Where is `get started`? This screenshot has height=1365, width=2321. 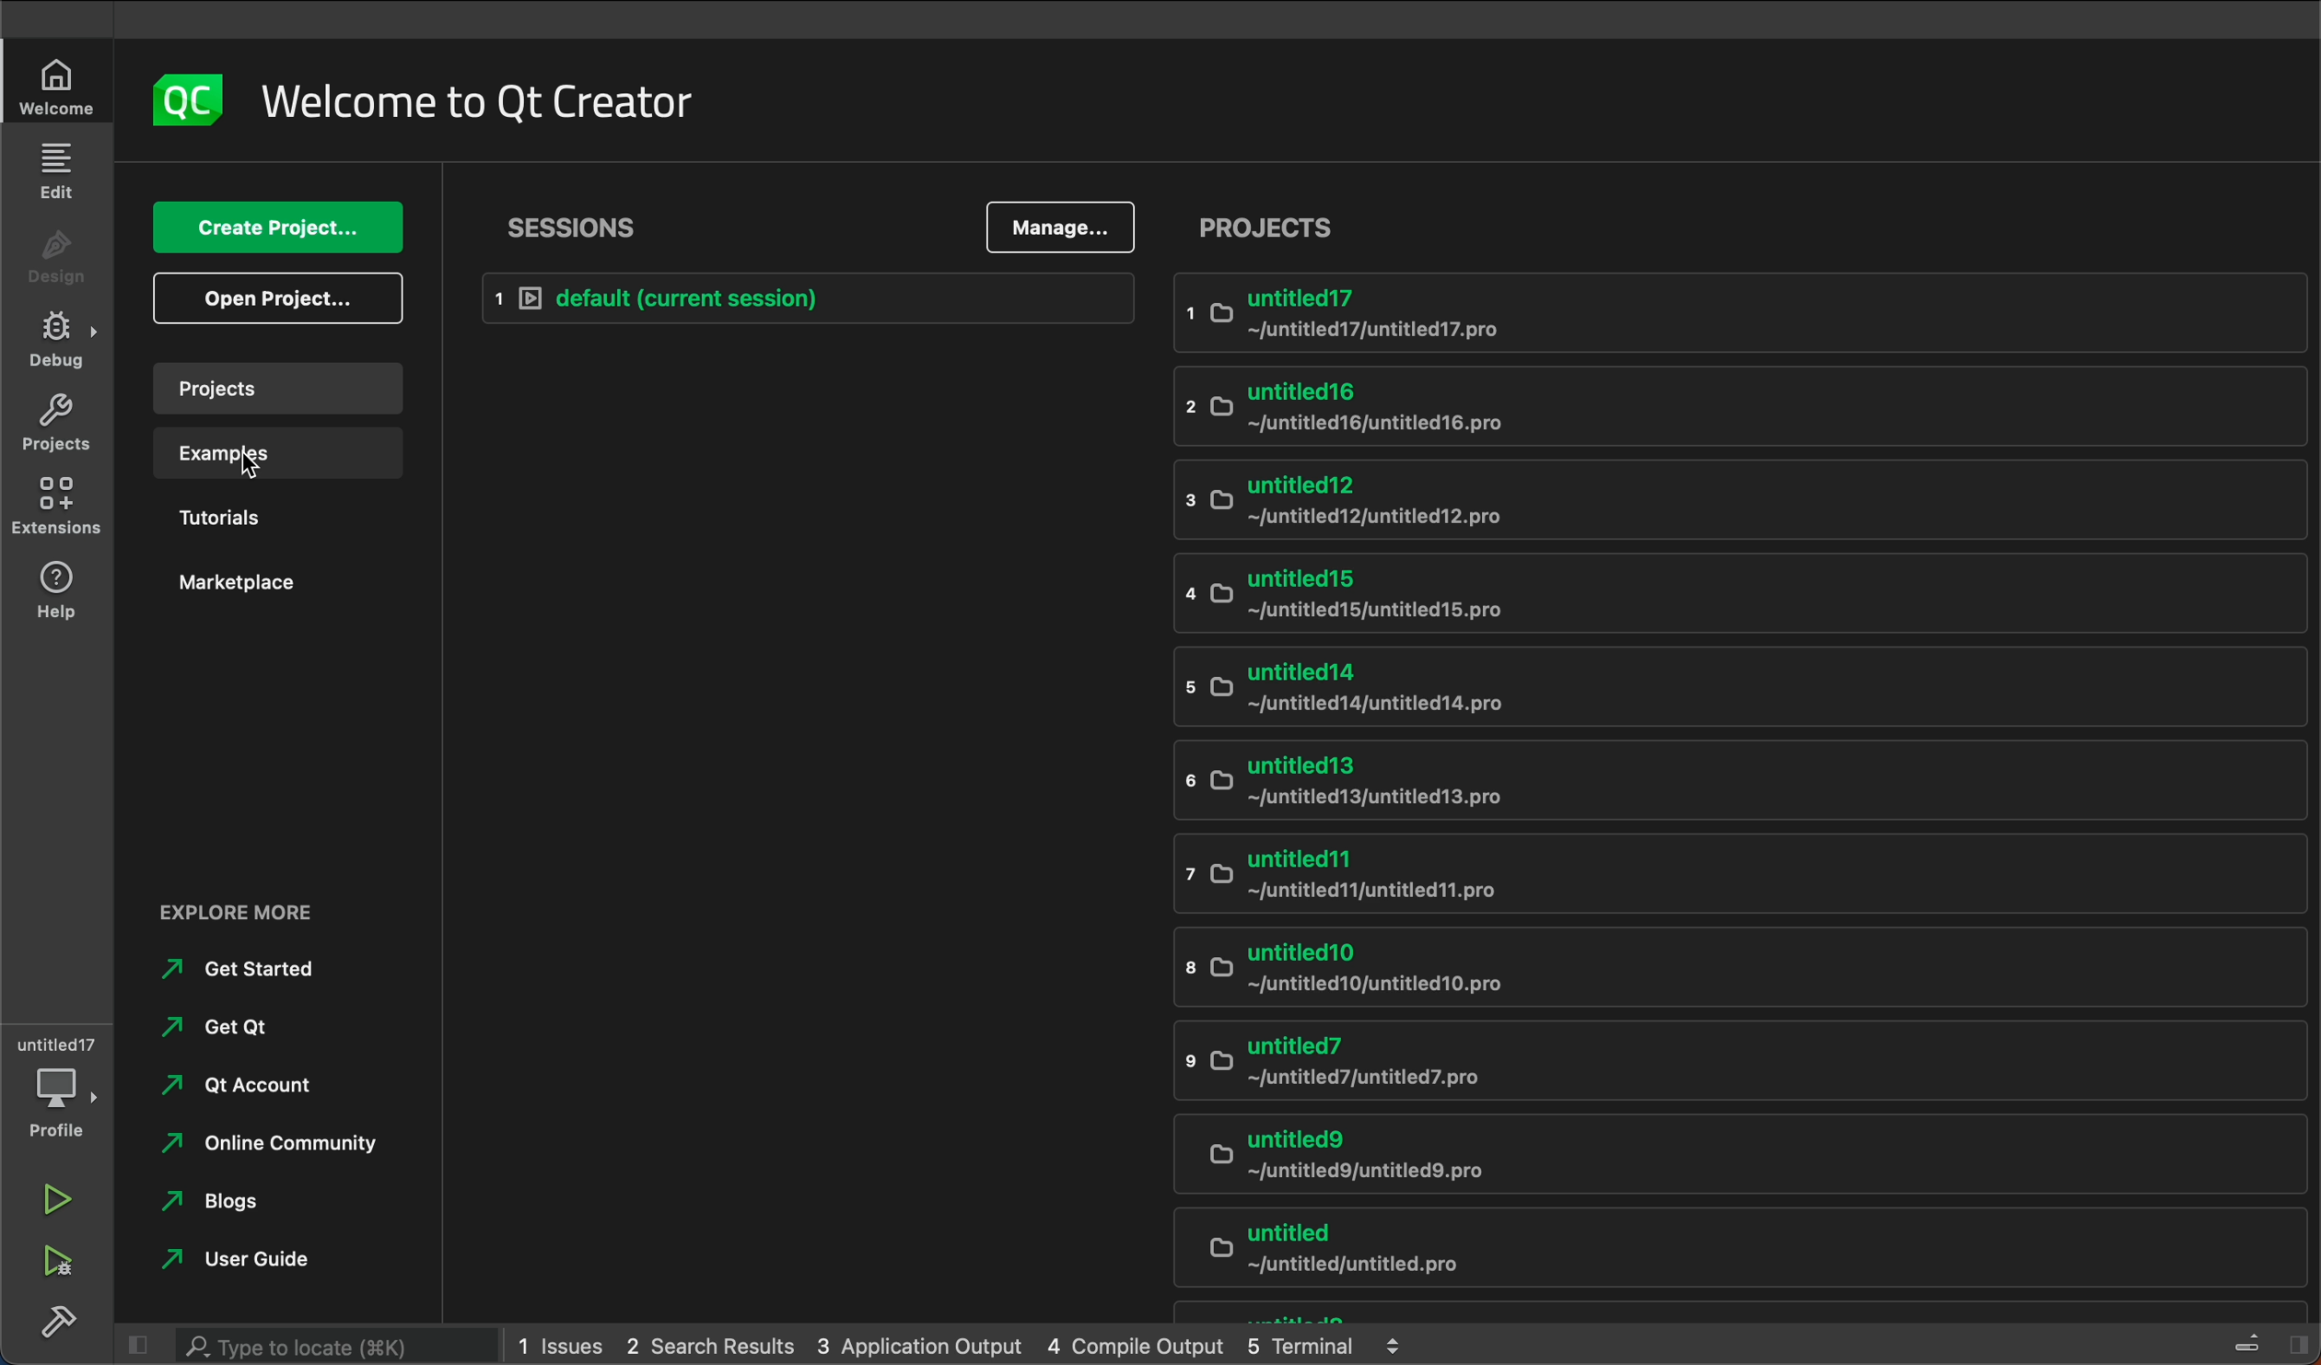
get started is located at coordinates (279, 973).